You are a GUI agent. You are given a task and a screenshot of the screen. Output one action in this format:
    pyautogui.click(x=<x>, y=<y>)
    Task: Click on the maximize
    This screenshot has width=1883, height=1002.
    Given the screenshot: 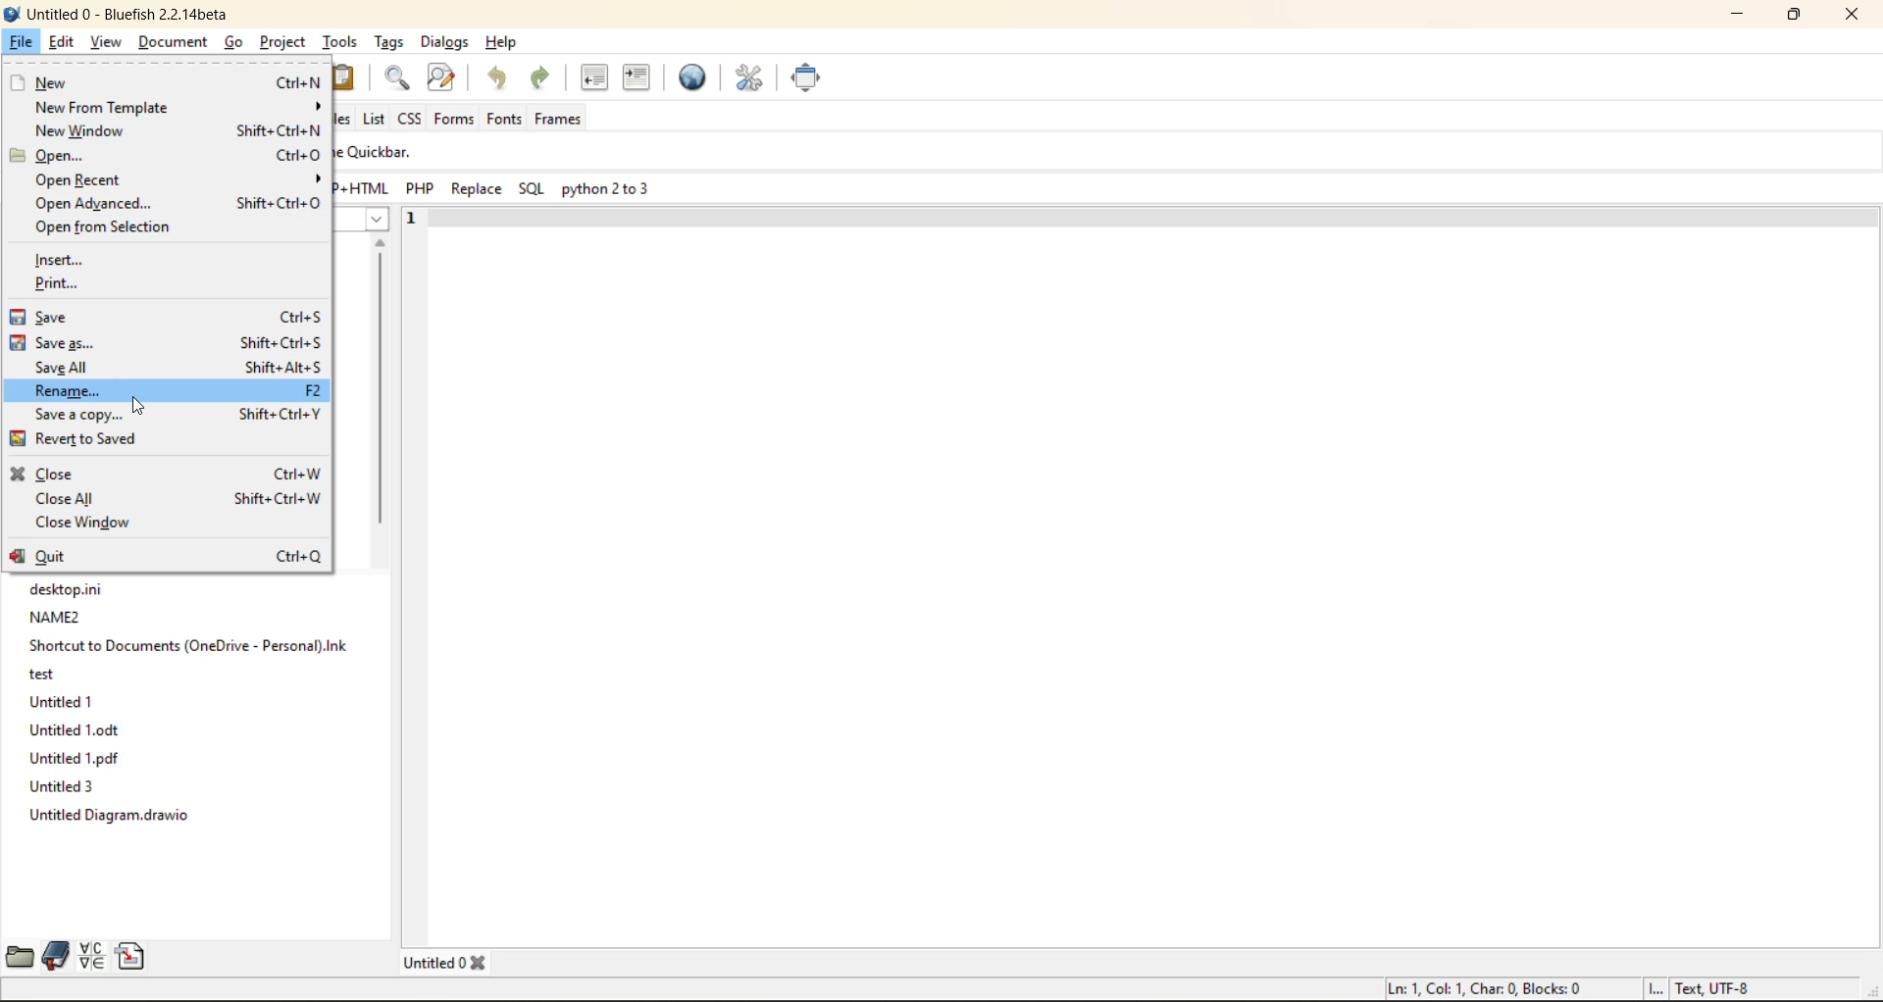 What is the action you would take?
    pyautogui.click(x=1800, y=17)
    